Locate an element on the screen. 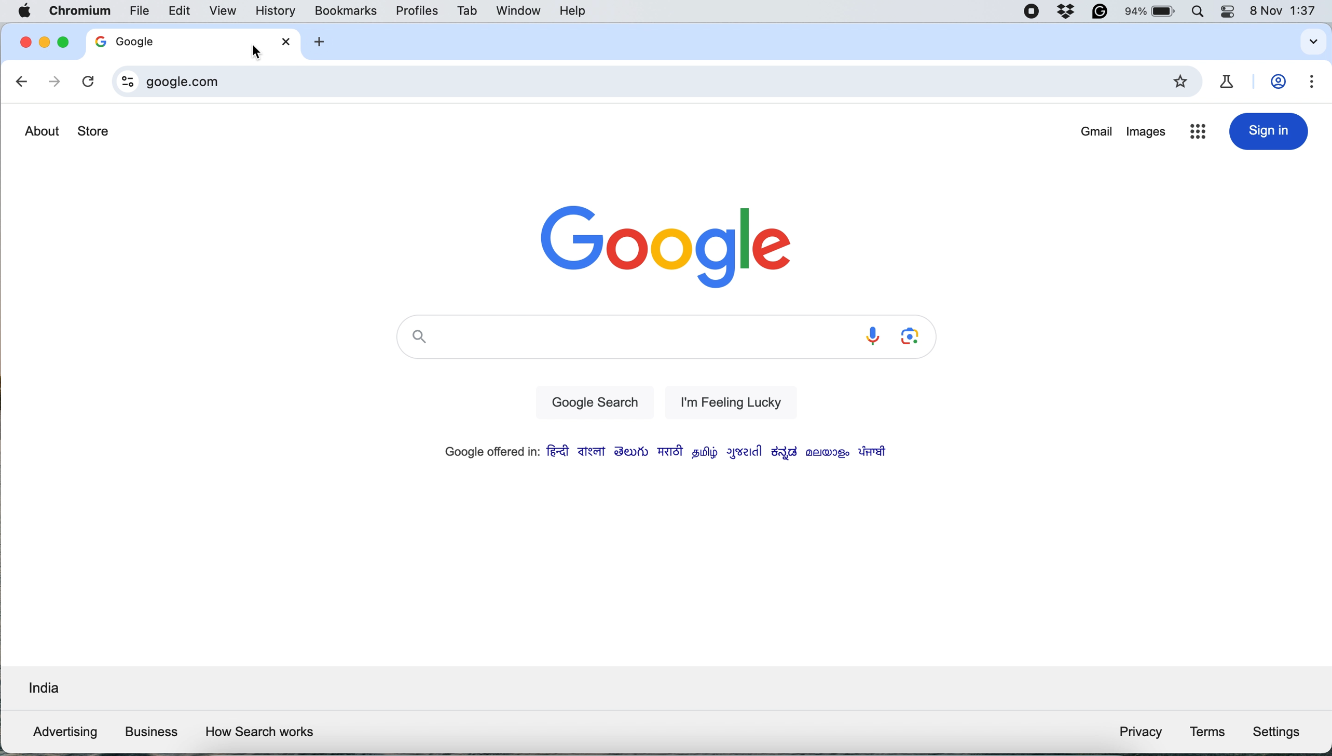 Image resolution: width=1332 pixels, height=756 pixels. minimise is located at coordinates (43, 45).